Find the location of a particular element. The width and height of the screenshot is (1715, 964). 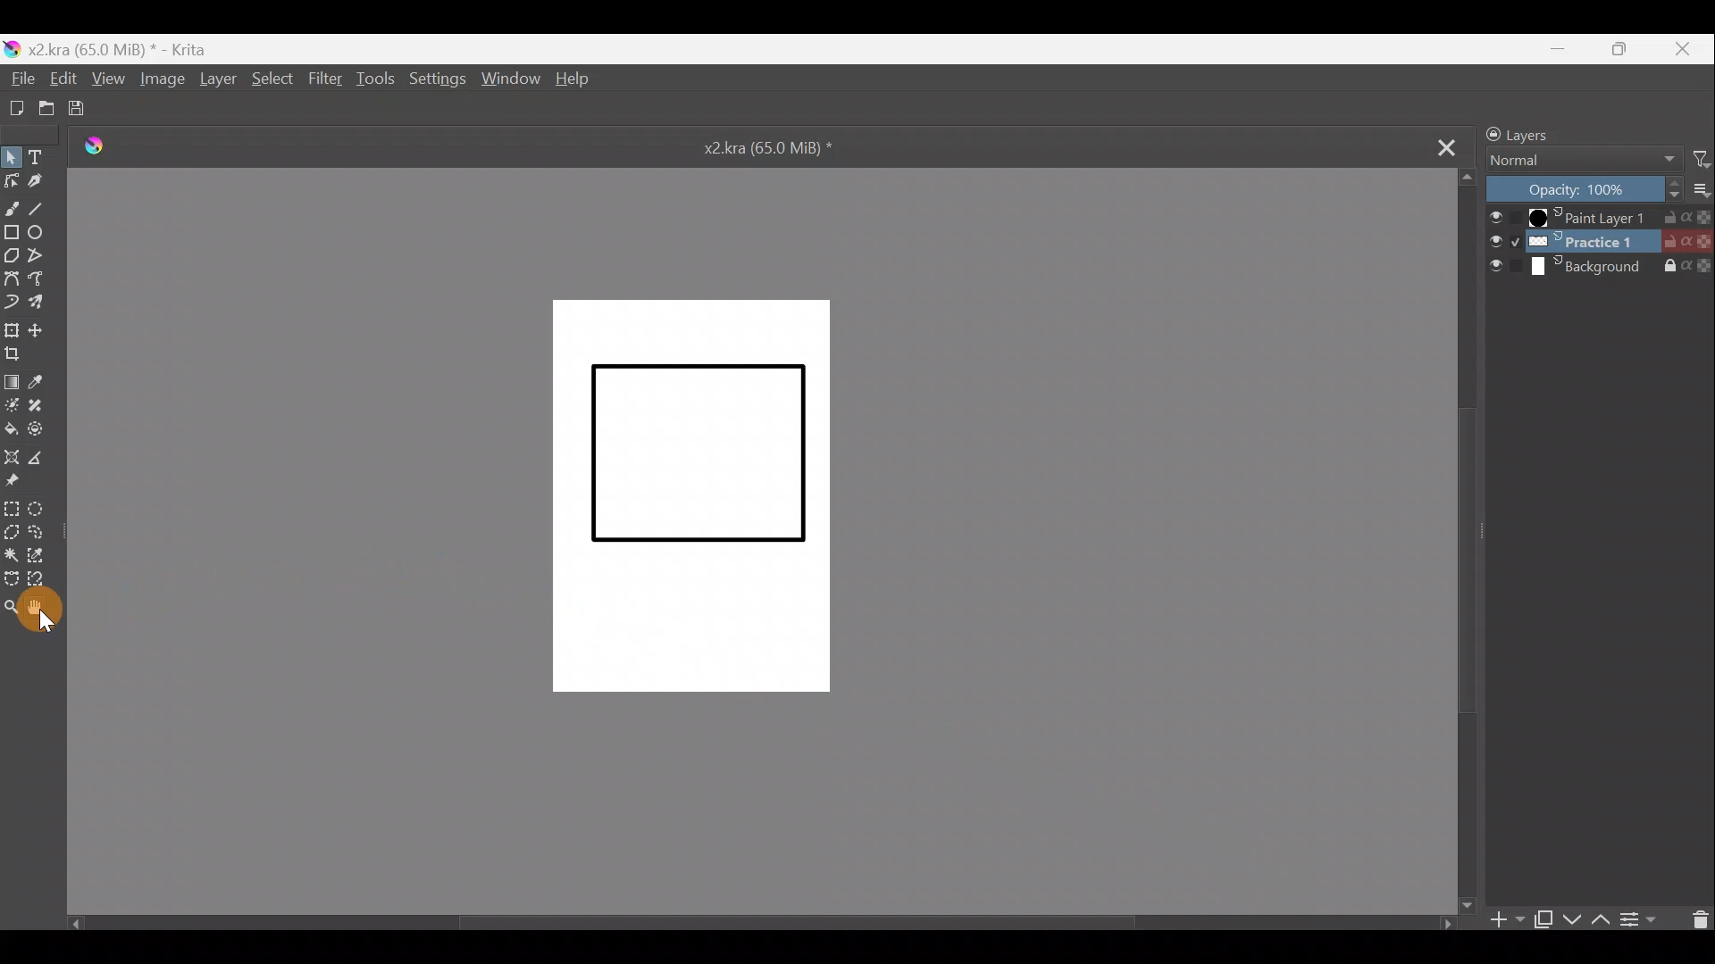

Layer 2 is located at coordinates (1599, 244).